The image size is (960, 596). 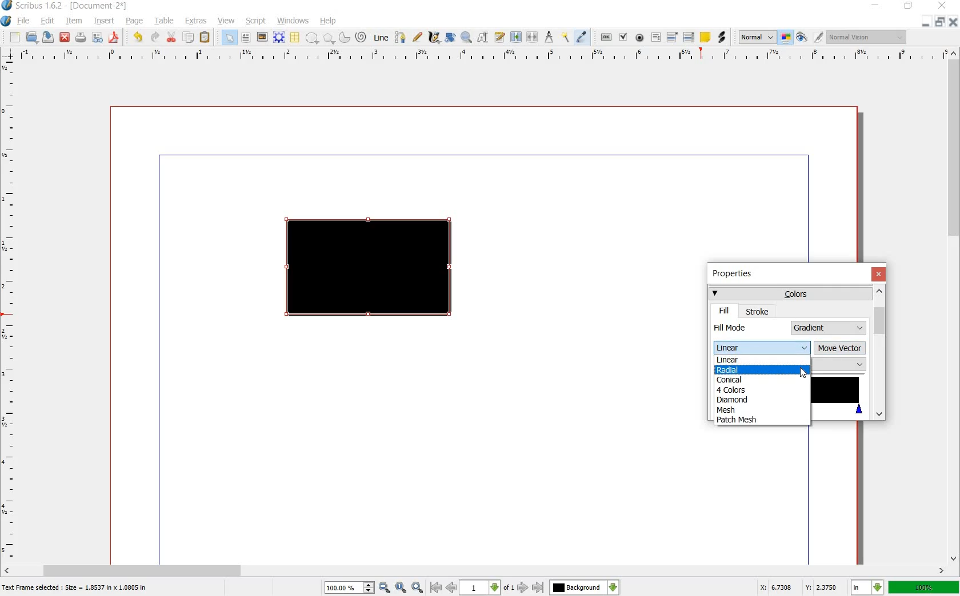 What do you see at coordinates (245, 38) in the screenshot?
I see `text frame` at bounding box center [245, 38].